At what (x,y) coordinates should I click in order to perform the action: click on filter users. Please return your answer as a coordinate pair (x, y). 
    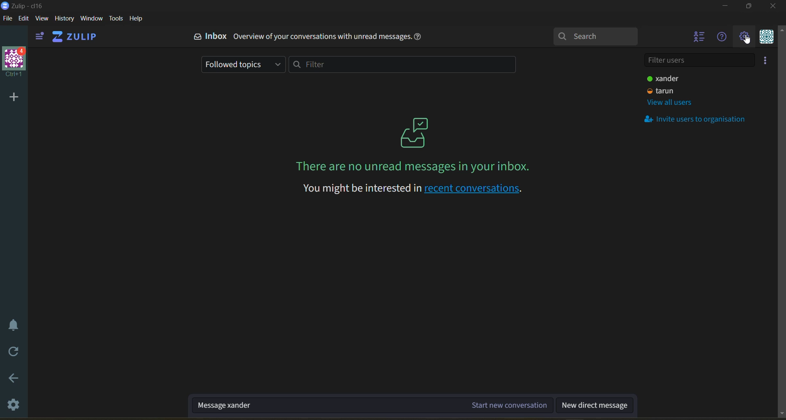
    Looking at the image, I should click on (698, 59).